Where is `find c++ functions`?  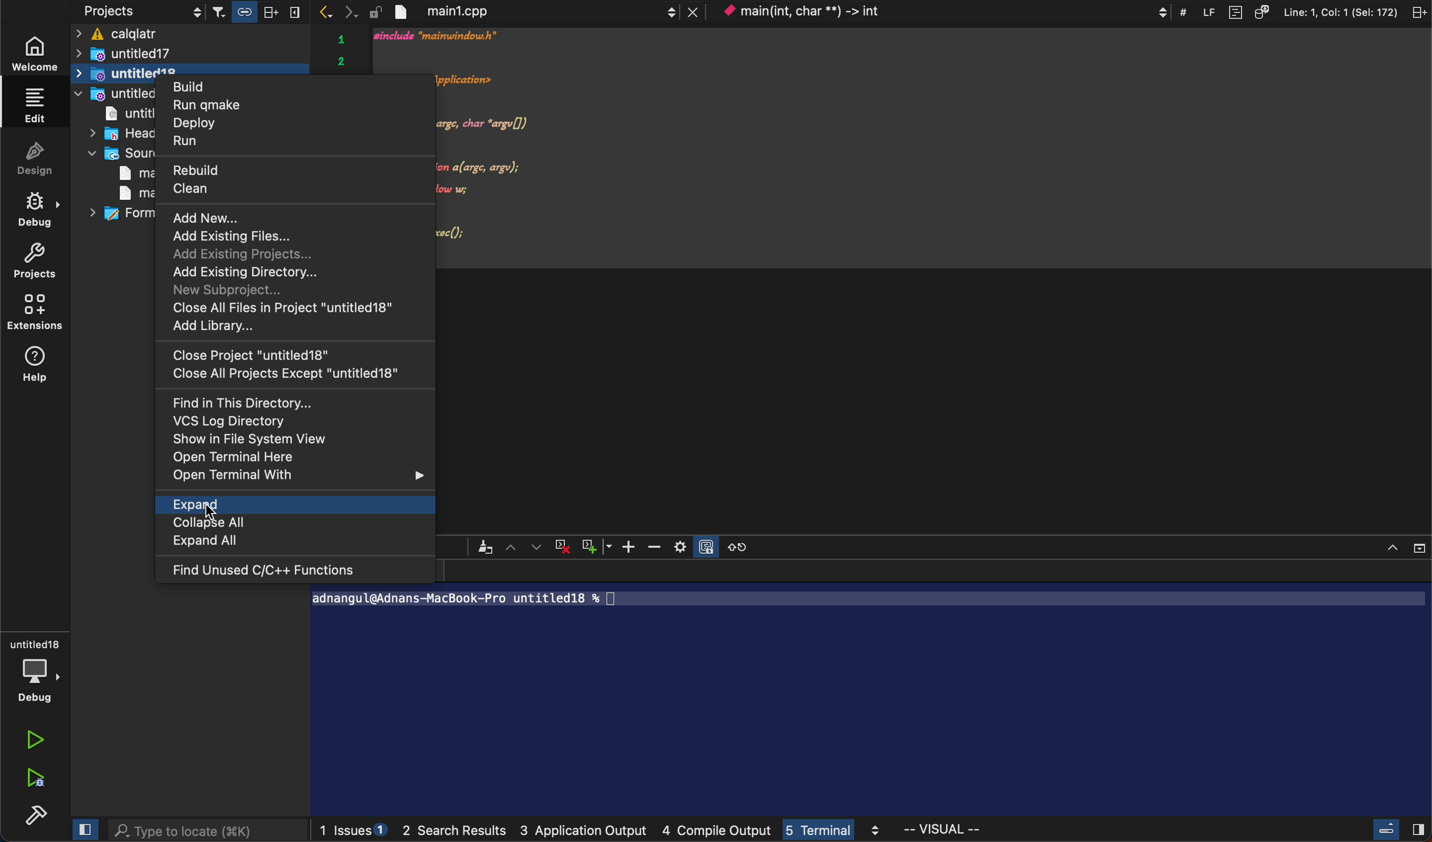 find c++ functions is located at coordinates (234, 569).